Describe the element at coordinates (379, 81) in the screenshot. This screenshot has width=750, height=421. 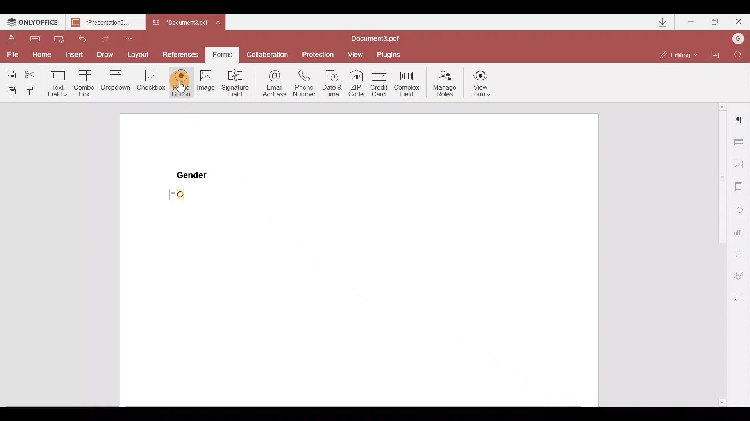
I see `Credit card` at that location.